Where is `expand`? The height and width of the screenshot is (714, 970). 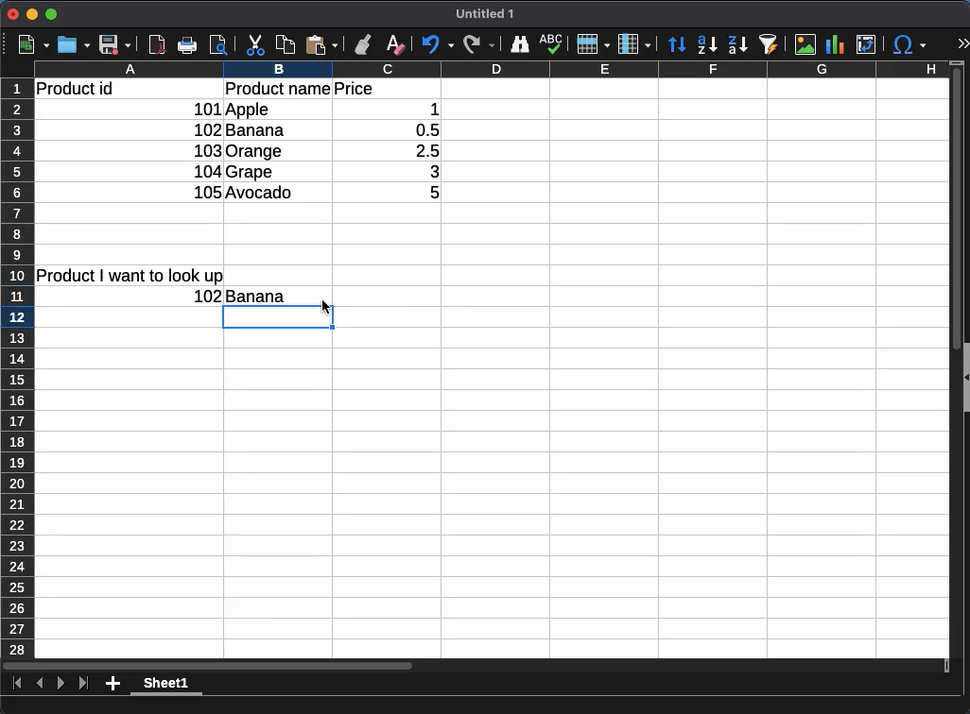
expand is located at coordinates (962, 42).